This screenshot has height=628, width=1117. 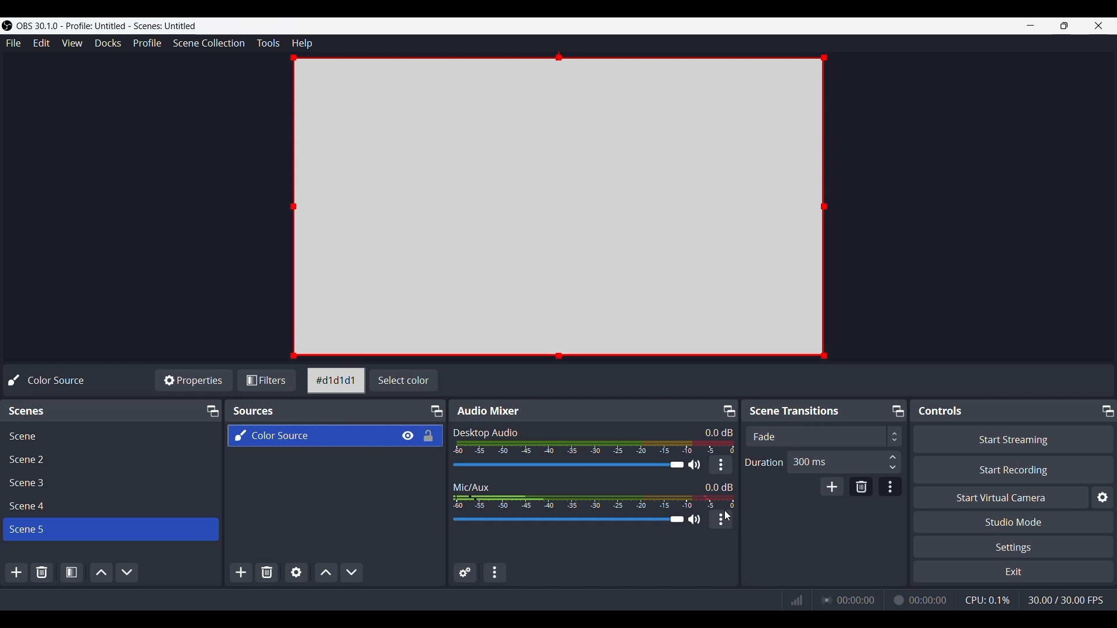 What do you see at coordinates (1102, 496) in the screenshot?
I see `Settings` at bounding box center [1102, 496].